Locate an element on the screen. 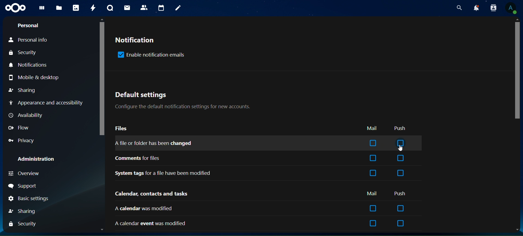 The width and height of the screenshot is (523, 236). box is located at coordinates (373, 144).